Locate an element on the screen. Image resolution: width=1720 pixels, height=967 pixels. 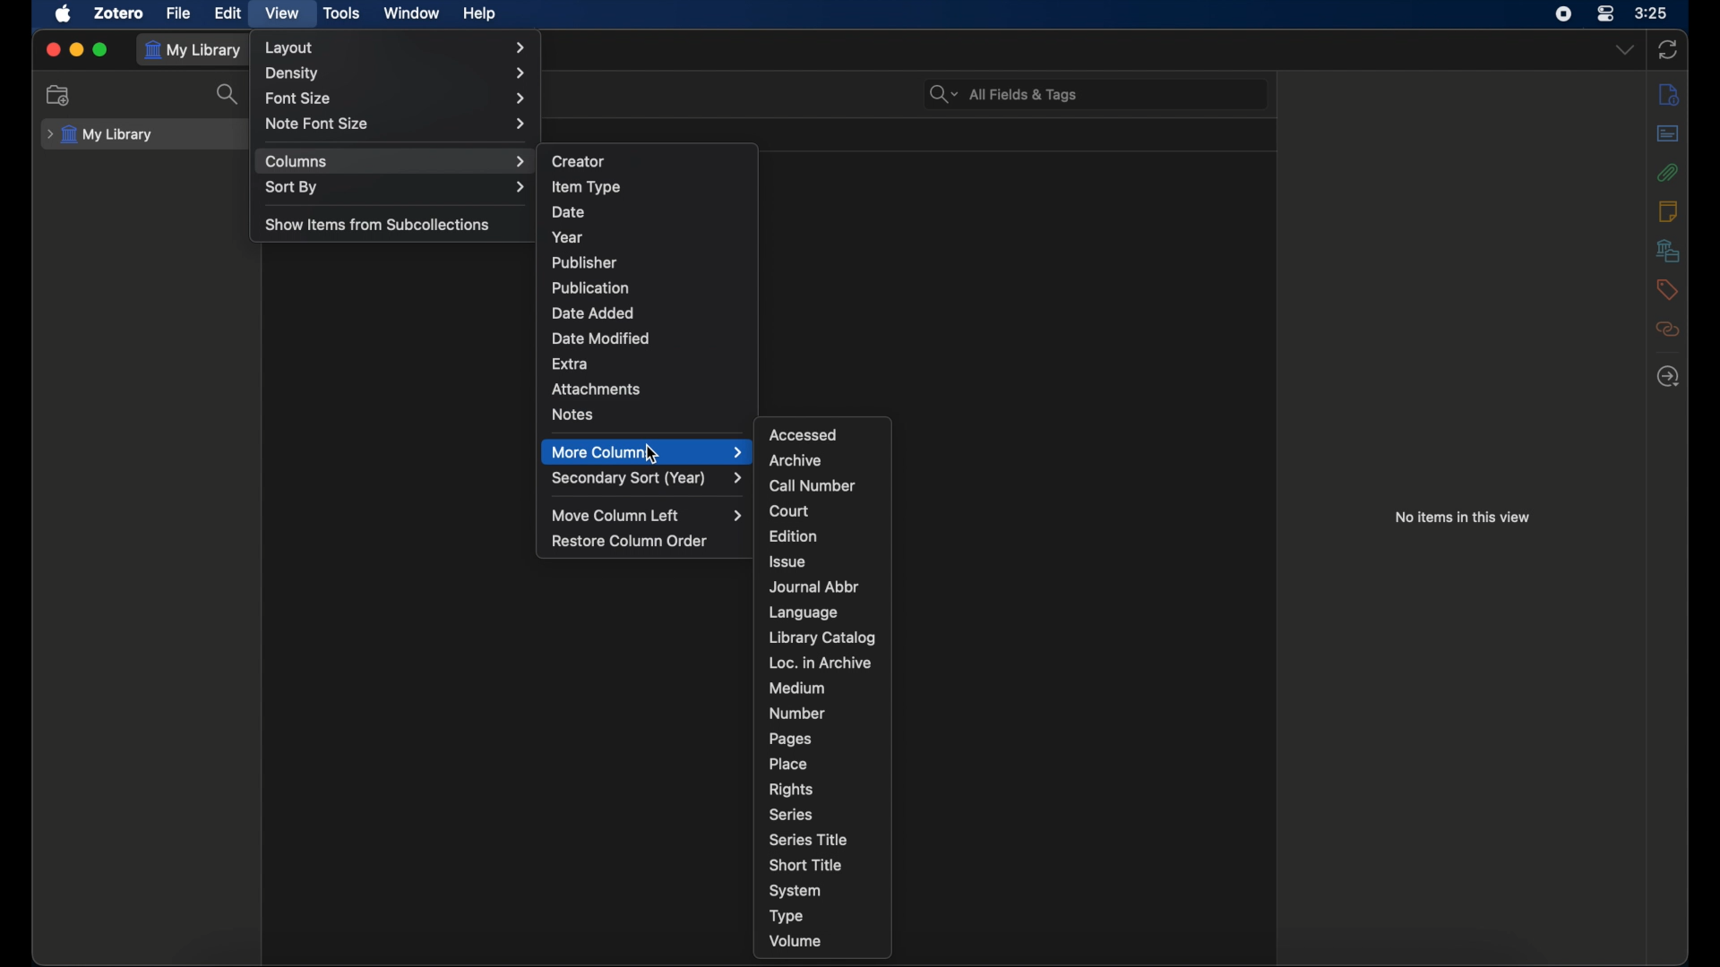
call number is located at coordinates (813, 486).